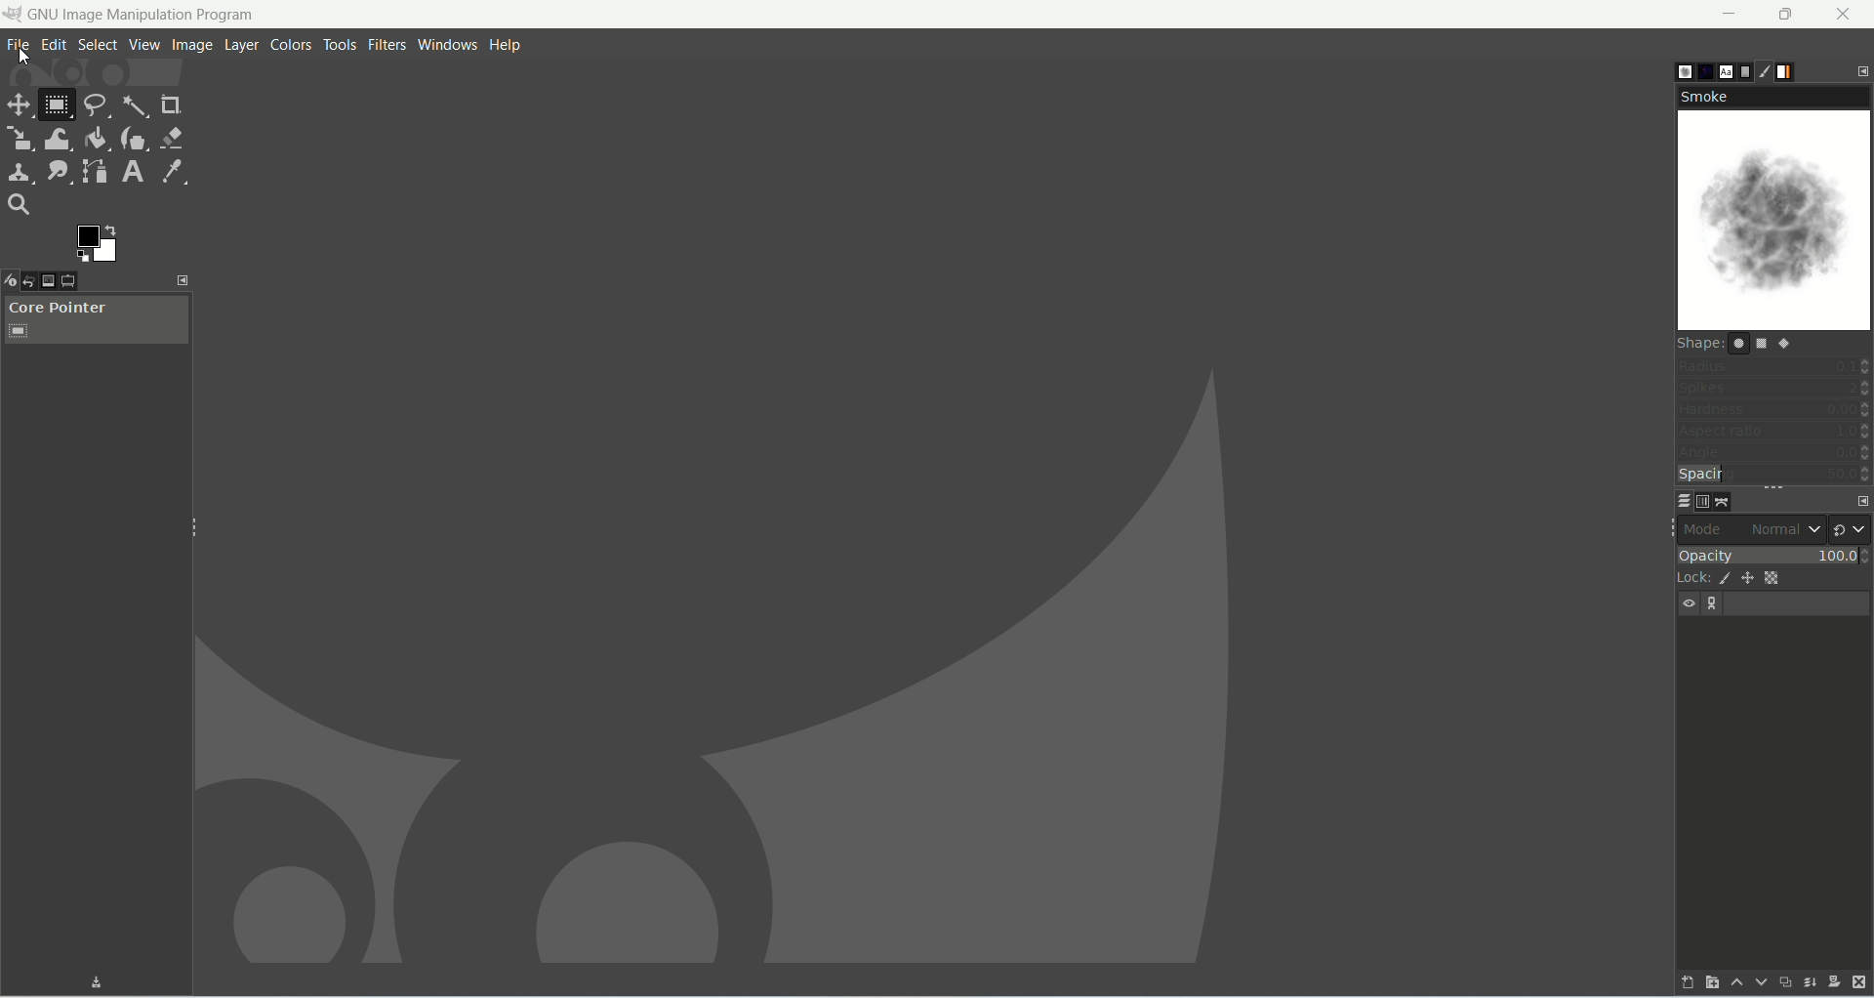  I want to click on close, so click(1848, 12).